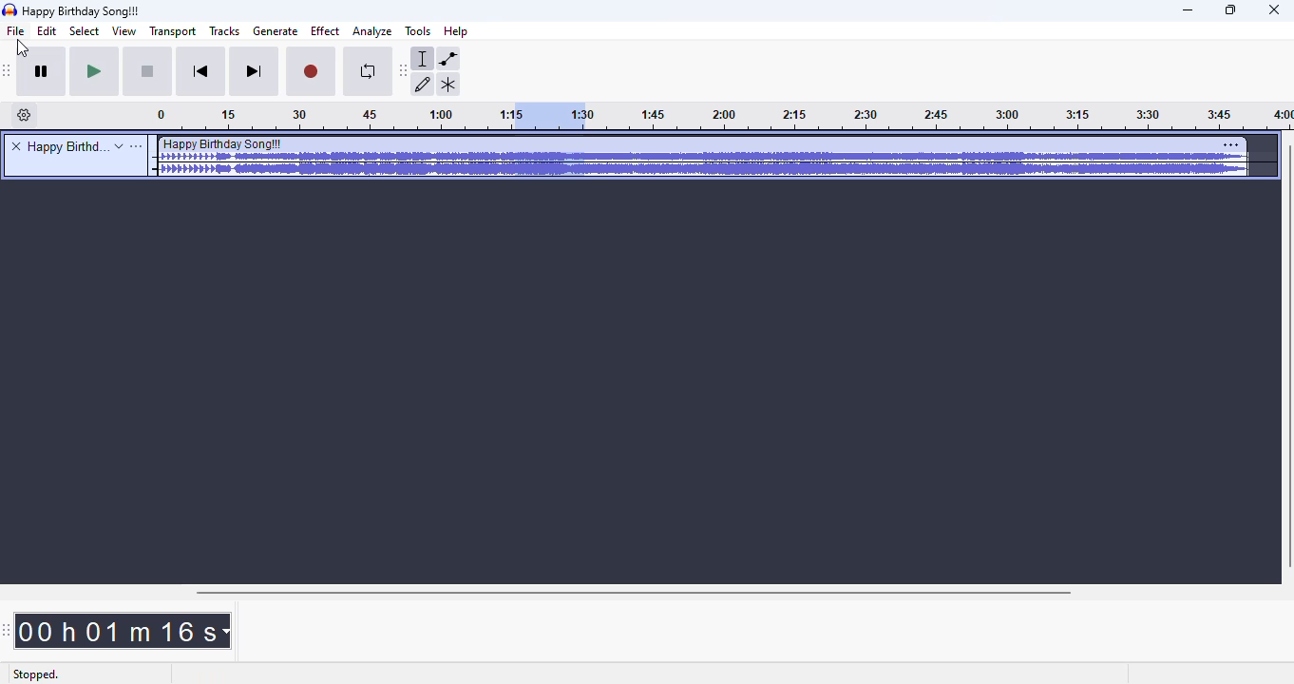 Image resolution: width=1294 pixels, height=684 pixels. I want to click on close, so click(1274, 10).